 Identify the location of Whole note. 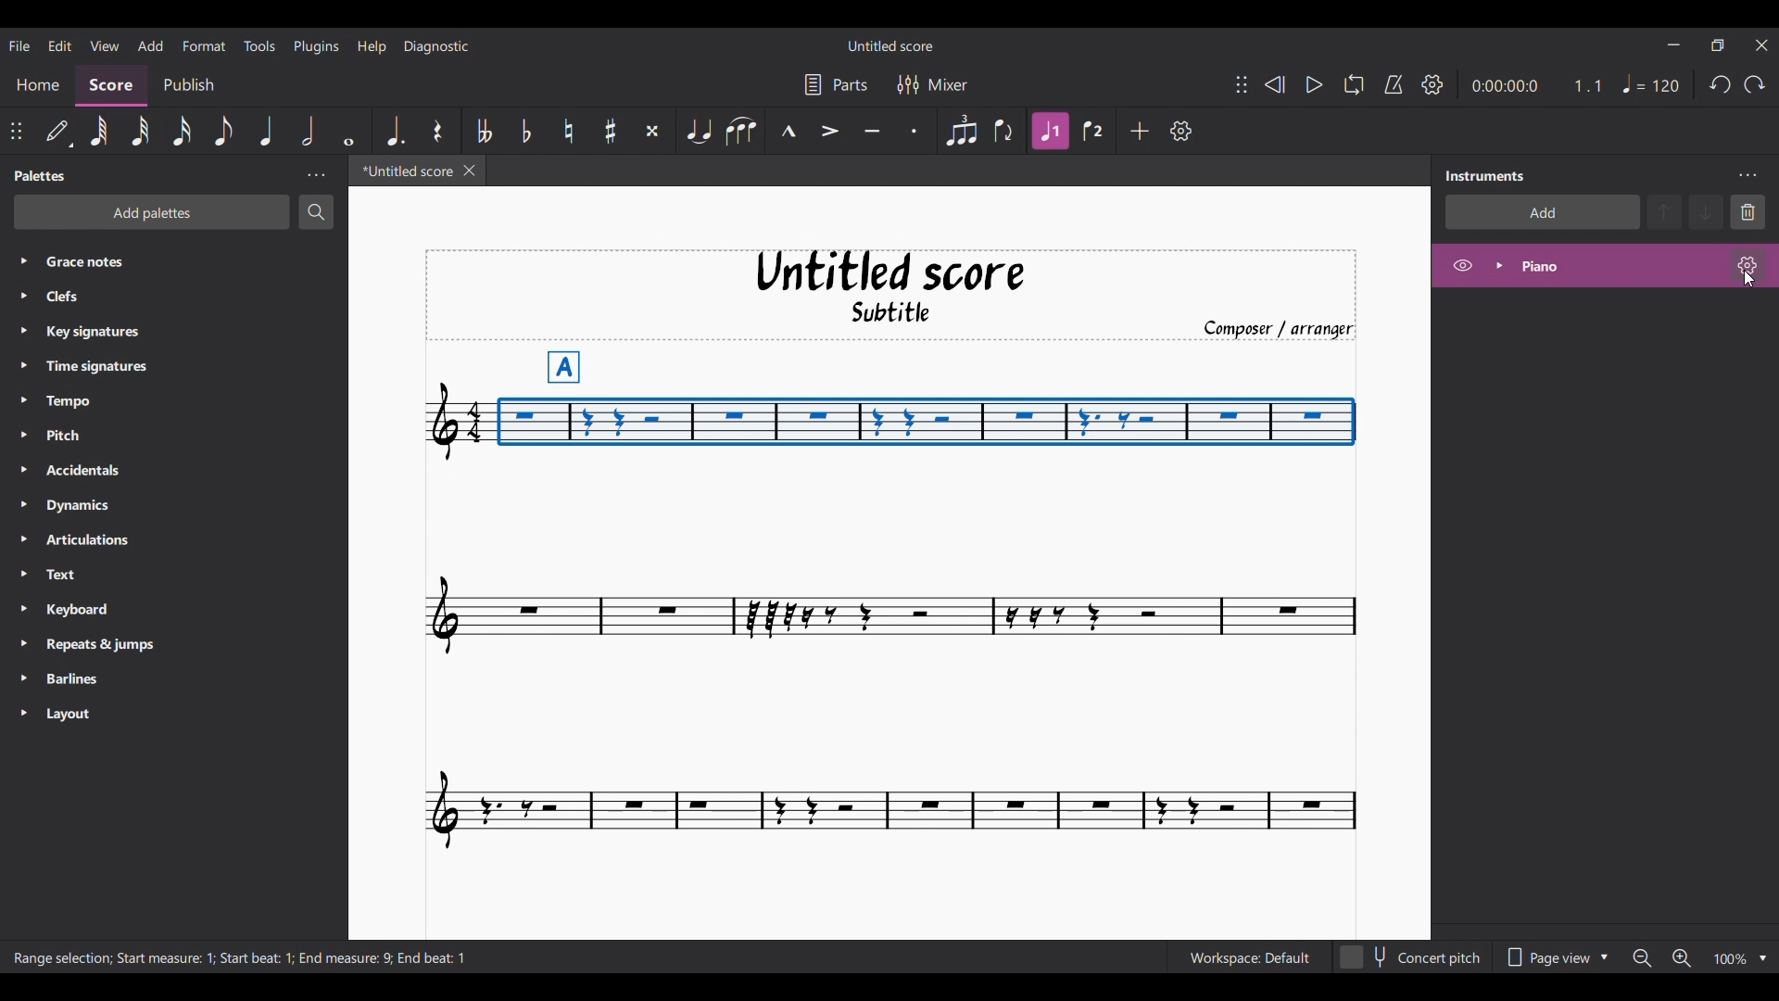
(348, 131).